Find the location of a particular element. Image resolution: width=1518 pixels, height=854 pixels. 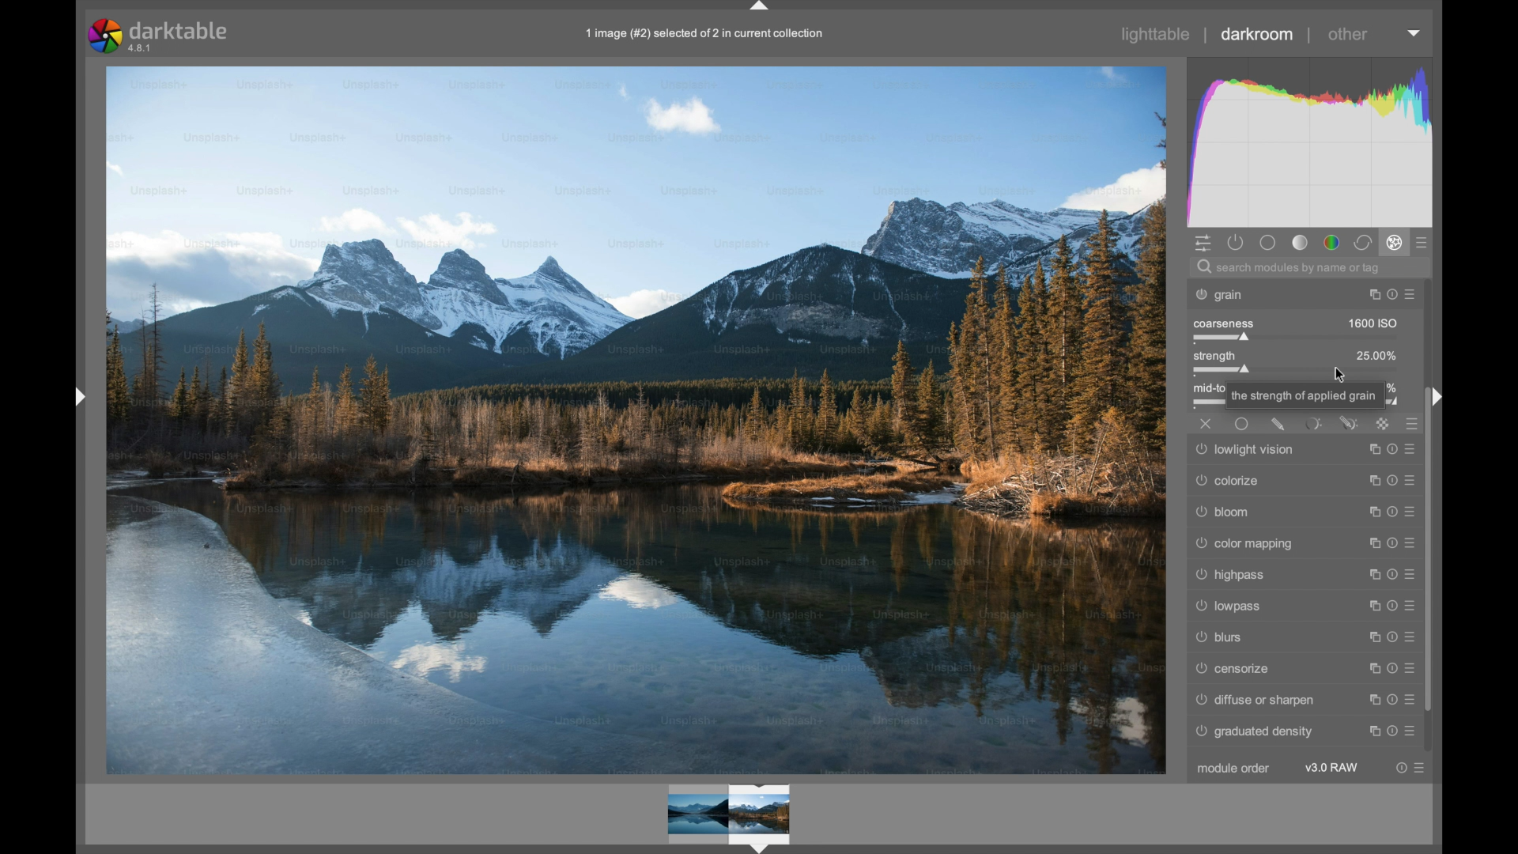

dropdown is located at coordinates (1414, 33).